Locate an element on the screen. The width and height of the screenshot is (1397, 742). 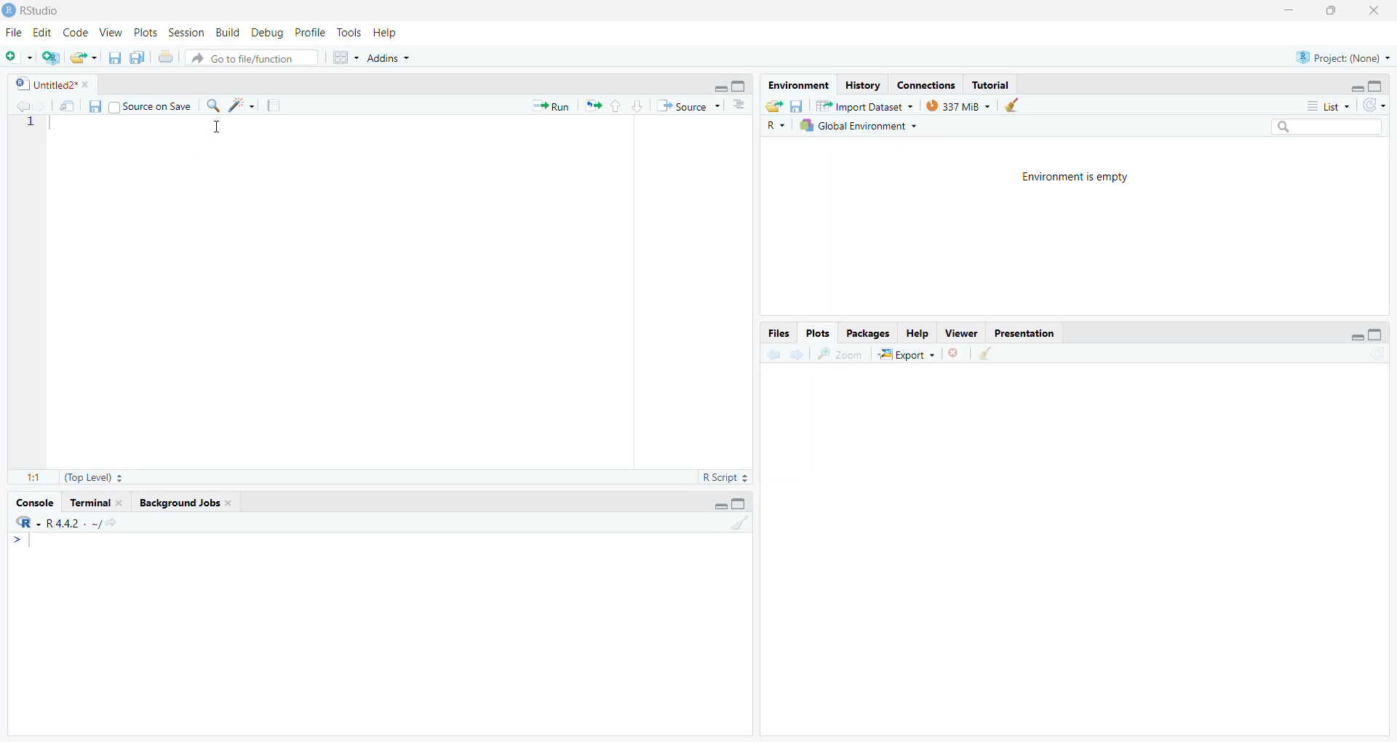
re run the previous code is located at coordinates (591, 105).